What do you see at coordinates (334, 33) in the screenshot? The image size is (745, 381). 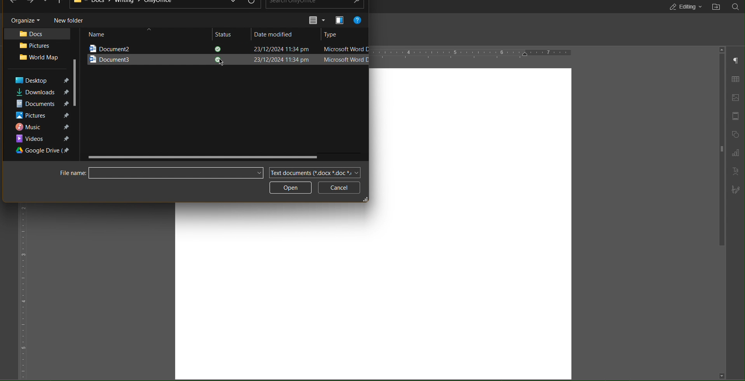 I see `Type` at bounding box center [334, 33].